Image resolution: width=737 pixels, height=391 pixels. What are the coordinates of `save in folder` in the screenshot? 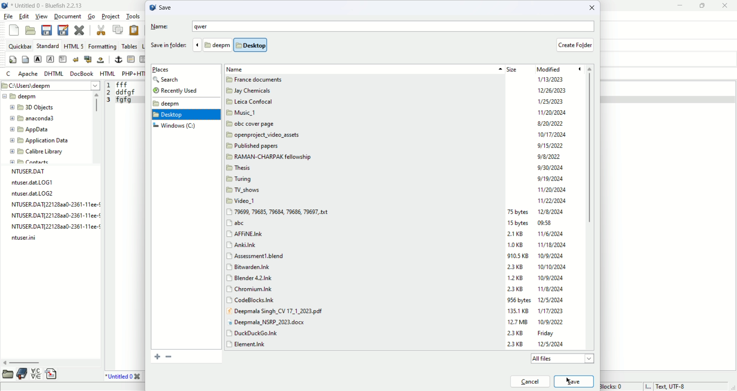 It's located at (168, 47).